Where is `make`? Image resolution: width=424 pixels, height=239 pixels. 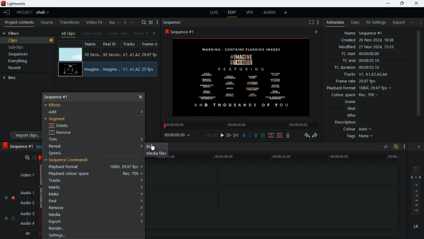
make is located at coordinates (94, 194).